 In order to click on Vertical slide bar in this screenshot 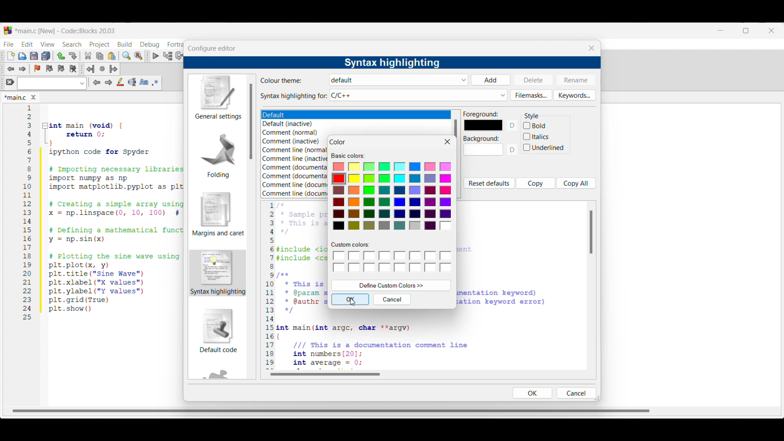, I will do `click(251, 121)`.